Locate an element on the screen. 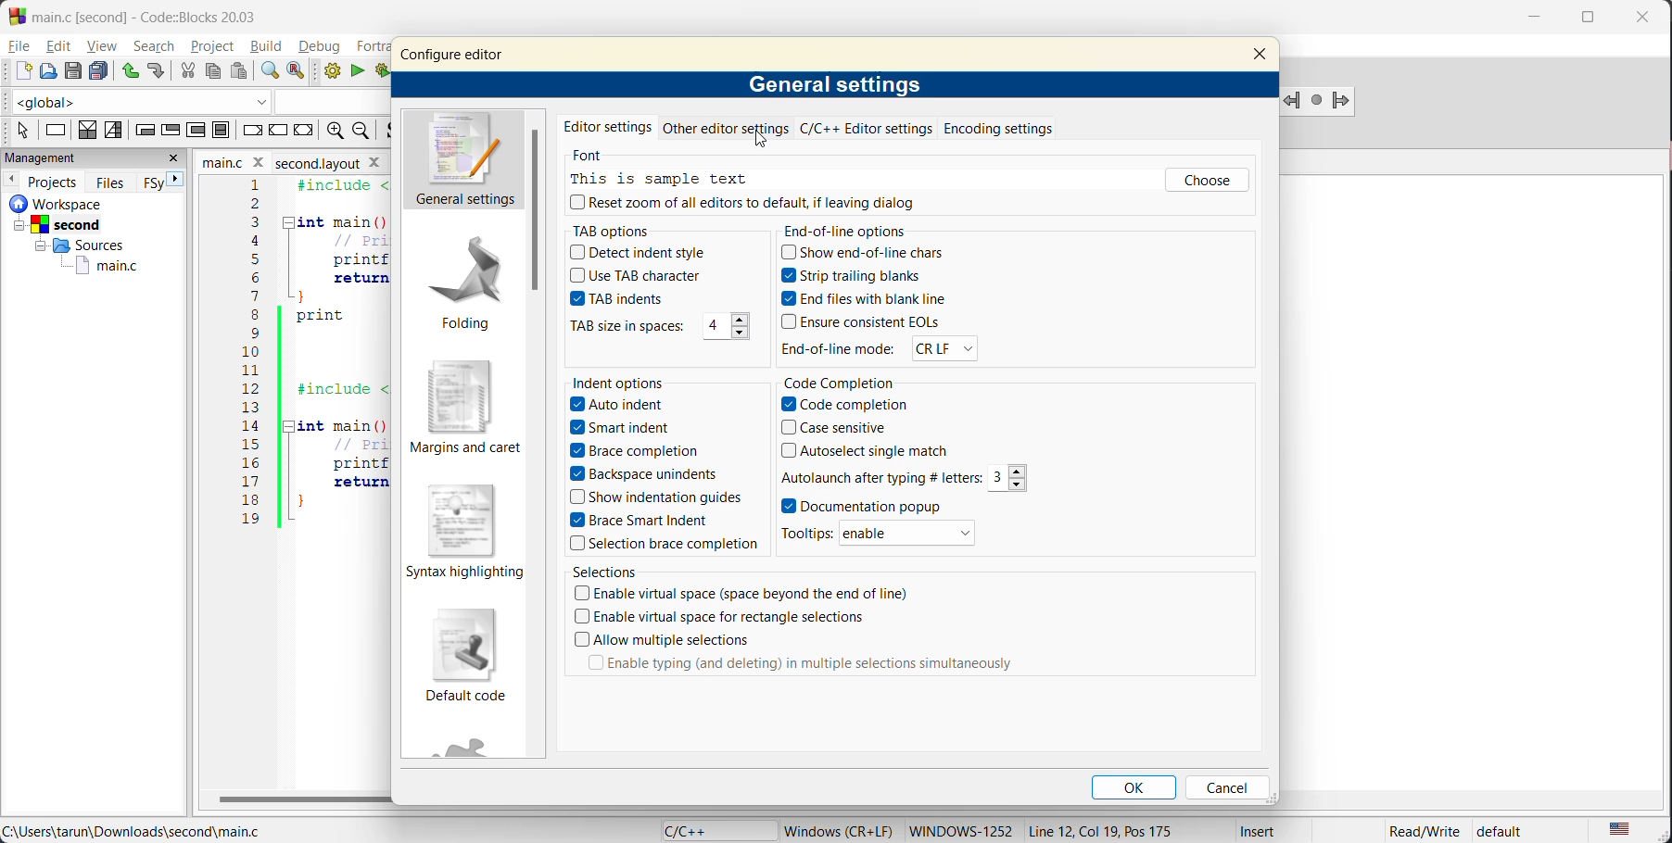  break instruction is located at coordinates (254, 130).